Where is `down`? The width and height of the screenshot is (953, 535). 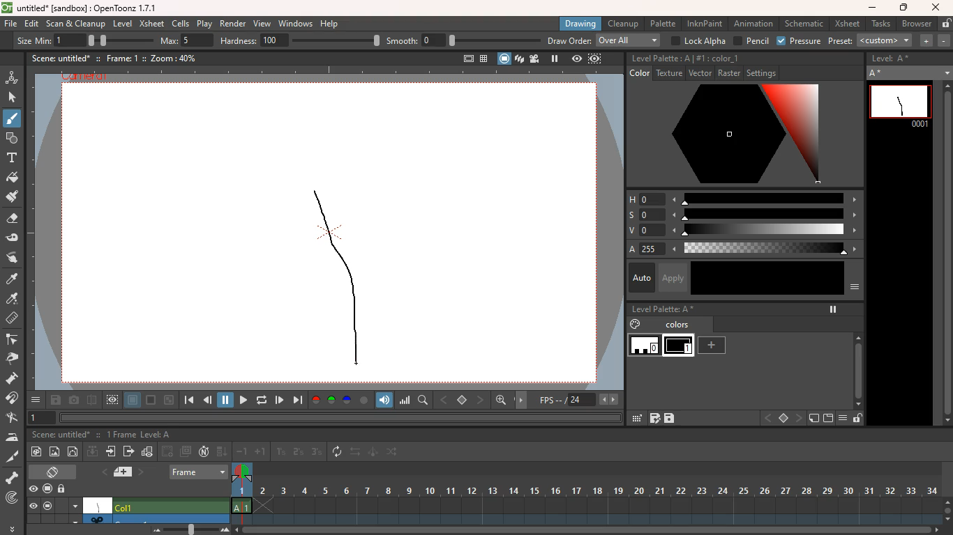
down is located at coordinates (222, 452).